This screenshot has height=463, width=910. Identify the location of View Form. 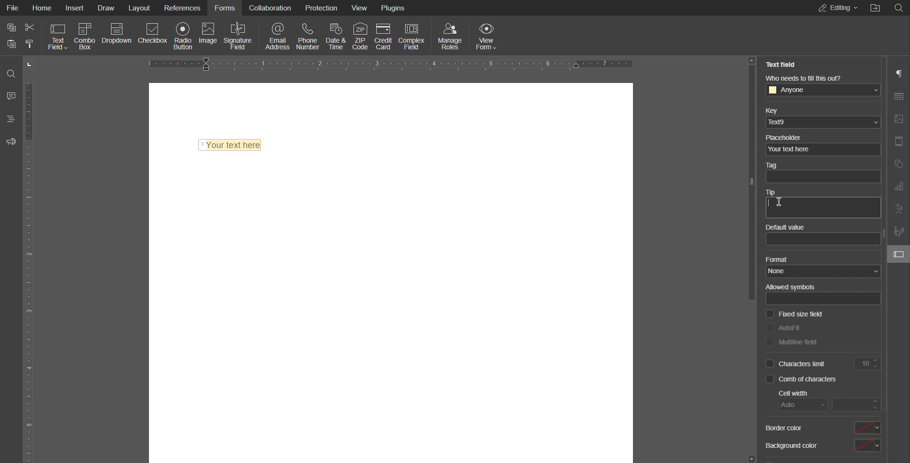
(487, 35).